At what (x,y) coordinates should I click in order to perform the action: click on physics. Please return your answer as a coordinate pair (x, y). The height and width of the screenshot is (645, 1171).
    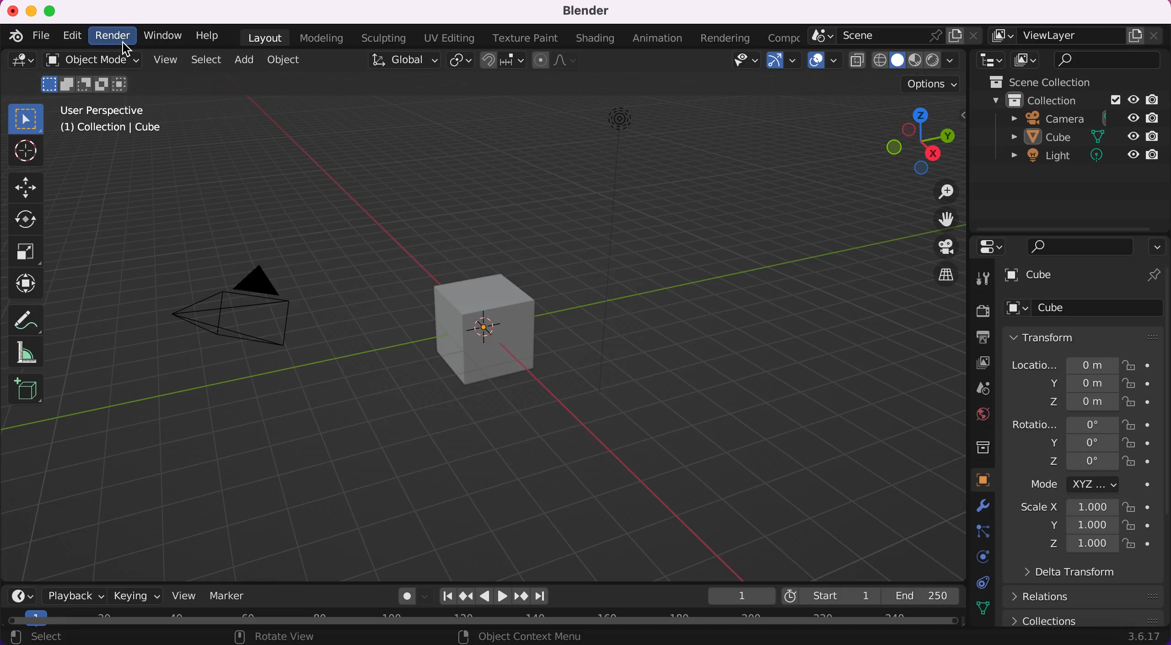
    Looking at the image, I should click on (977, 558).